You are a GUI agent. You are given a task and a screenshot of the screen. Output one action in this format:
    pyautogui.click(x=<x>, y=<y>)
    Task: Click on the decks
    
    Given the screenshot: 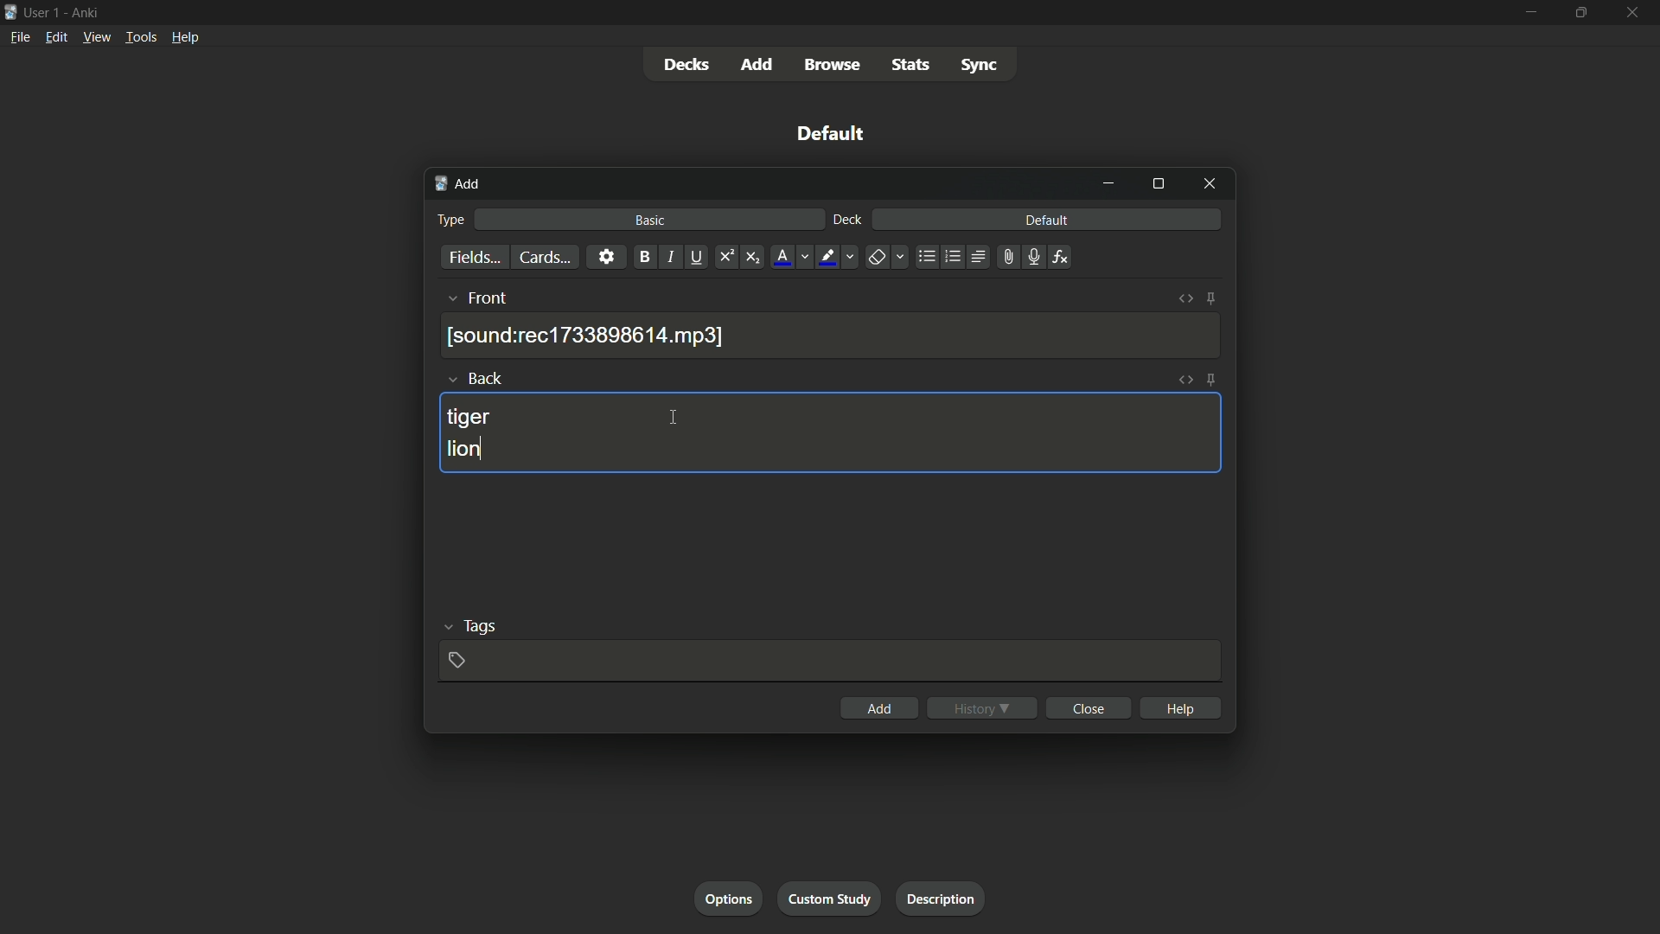 What is the action you would take?
    pyautogui.click(x=686, y=65)
    